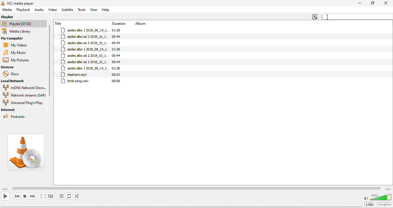 The height and width of the screenshot is (208, 393). I want to click on VLC media player, so click(21, 3).